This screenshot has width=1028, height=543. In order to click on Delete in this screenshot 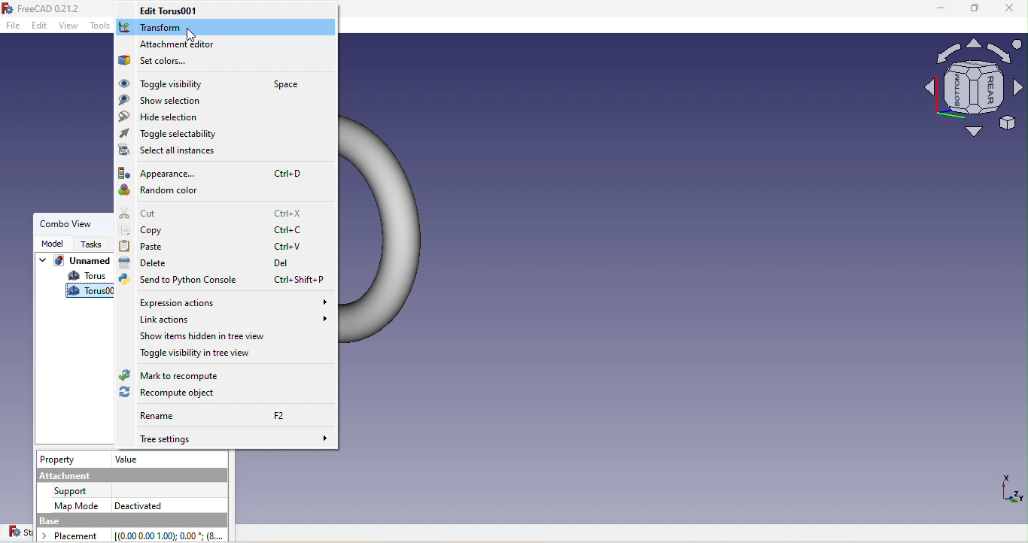, I will do `click(209, 262)`.